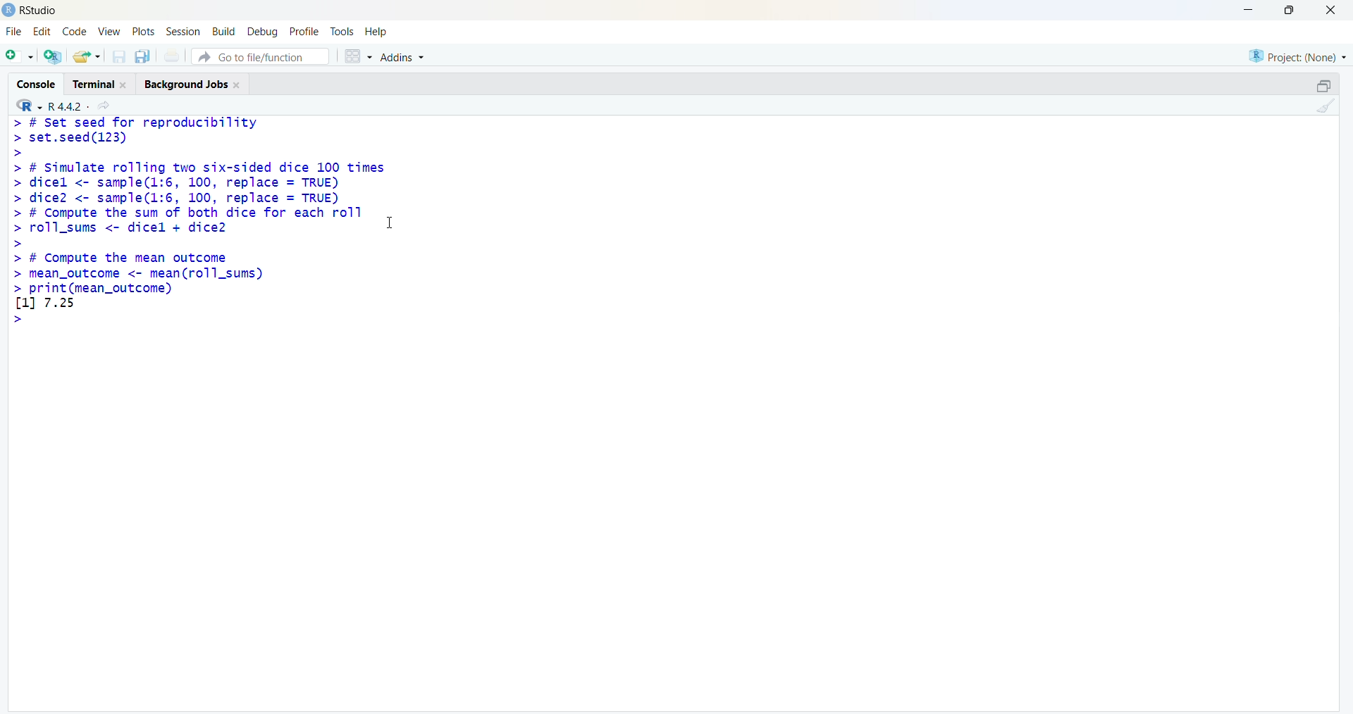 The height and width of the screenshot is (714, 1353). Describe the element at coordinates (359, 56) in the screenshot. I see `grid` at that location.